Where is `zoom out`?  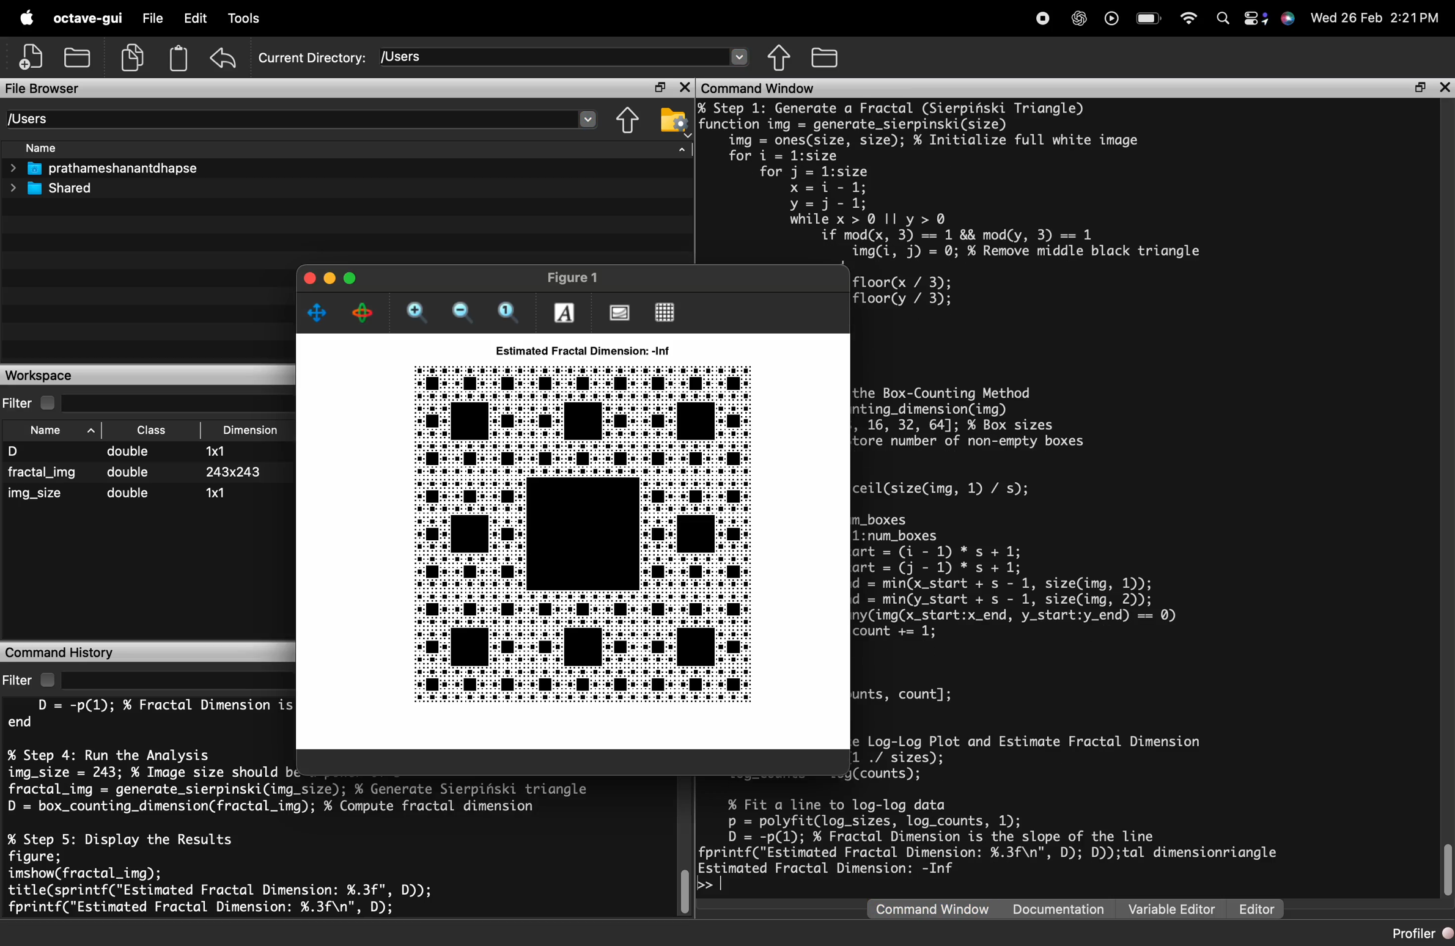
zoom out is located at coordinates (462, 311).